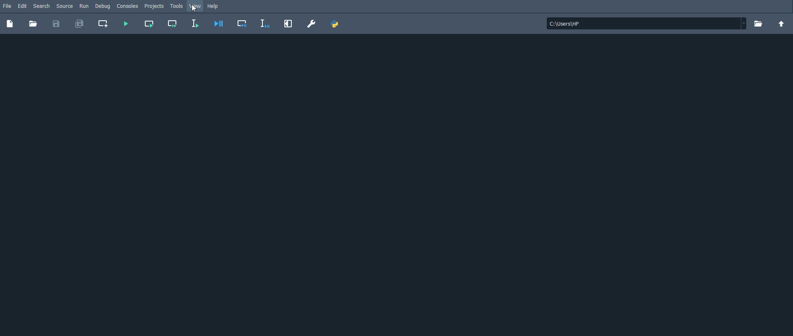 The height and width of the screenshot is (336, 793). I want to click on PYTHONPATH manager, so click(337, 24).